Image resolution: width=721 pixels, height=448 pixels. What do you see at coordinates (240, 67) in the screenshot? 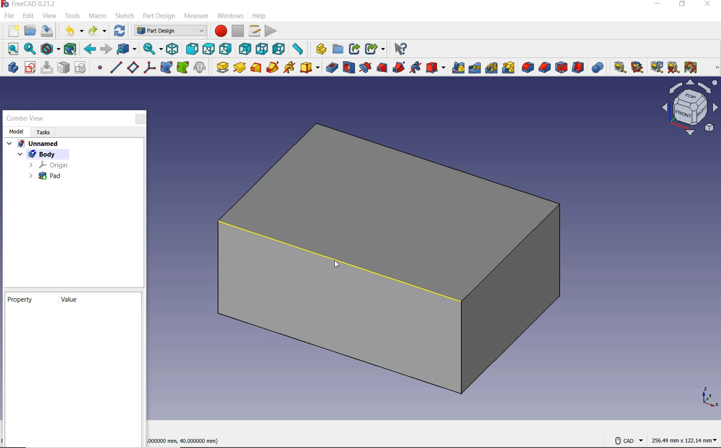
I see `revolution` at bounding box center [240, 67].